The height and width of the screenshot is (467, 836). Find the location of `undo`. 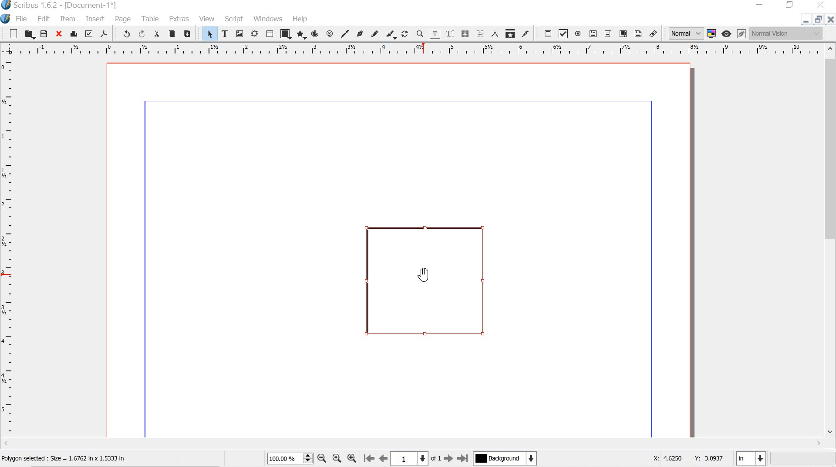

undo is located at coordinates (123, 33).